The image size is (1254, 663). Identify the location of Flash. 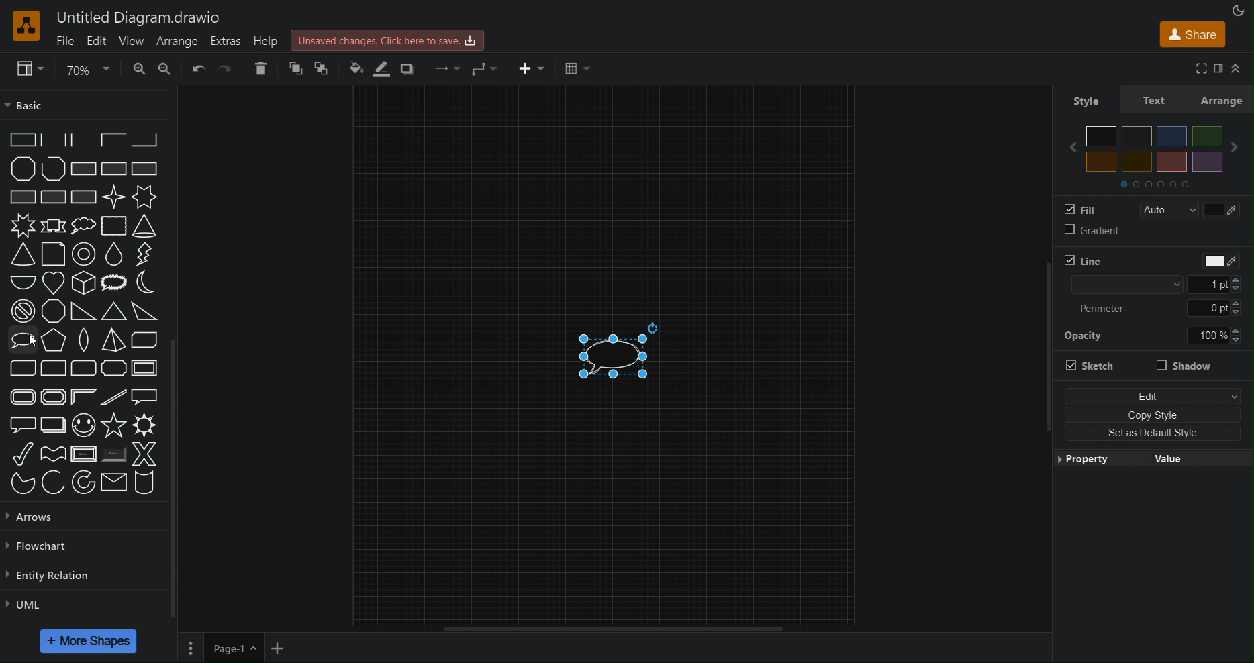
(143, 254).